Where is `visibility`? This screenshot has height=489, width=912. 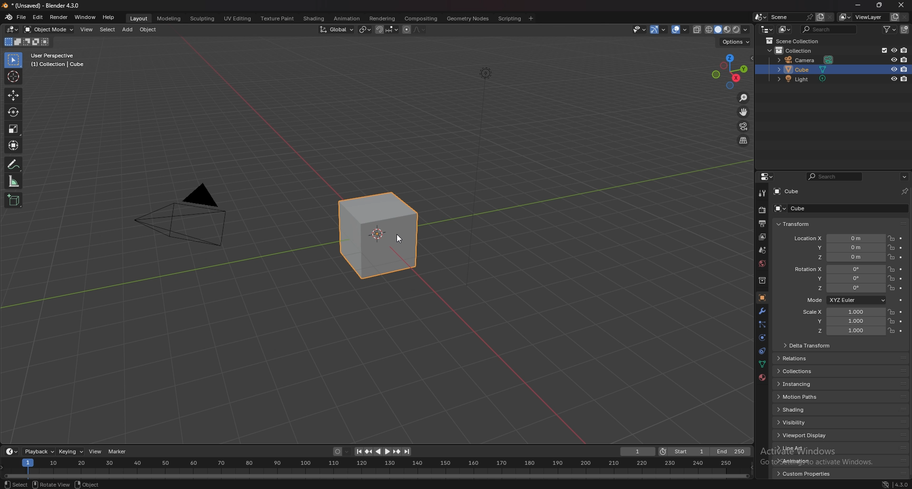
visibility is located at coordinates (814, 423).